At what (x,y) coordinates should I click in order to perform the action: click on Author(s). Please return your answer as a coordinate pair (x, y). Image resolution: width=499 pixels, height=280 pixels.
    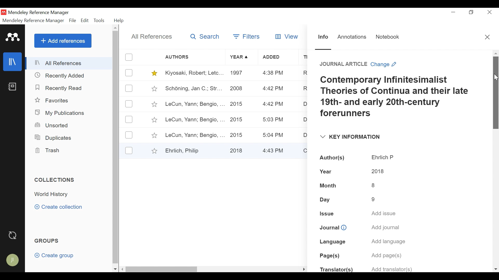
    Looking at the image, I should click on (333, 158).